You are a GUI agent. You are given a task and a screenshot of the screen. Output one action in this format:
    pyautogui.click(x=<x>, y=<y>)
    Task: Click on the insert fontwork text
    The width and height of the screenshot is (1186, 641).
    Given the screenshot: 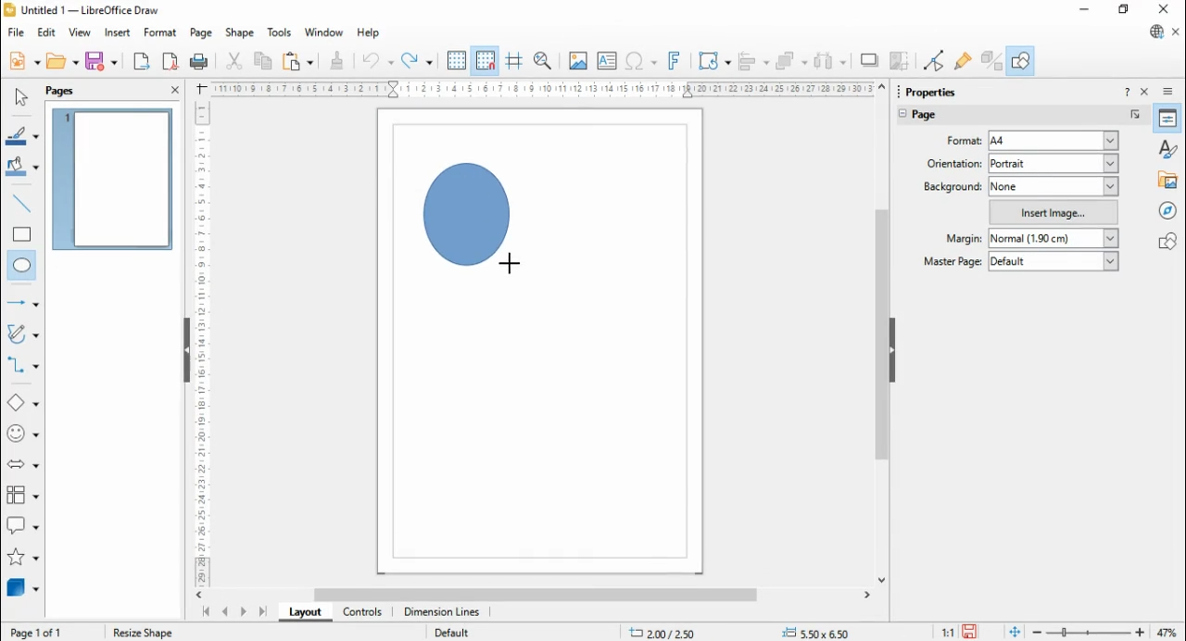 What is the action you would take?
    pyautogui.click(x=675, y=60)
    